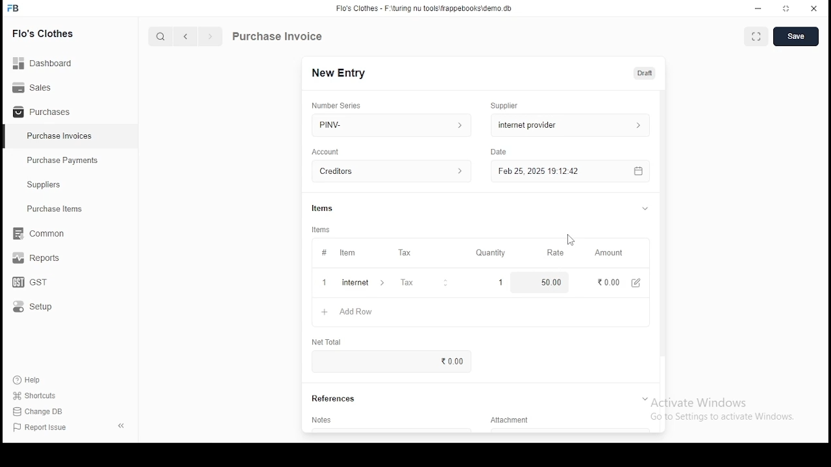 The height and width of the screenshot is (467, 831). Describe the element at coordinates (491, 253) in the screenshot. I see `quality` at that location.